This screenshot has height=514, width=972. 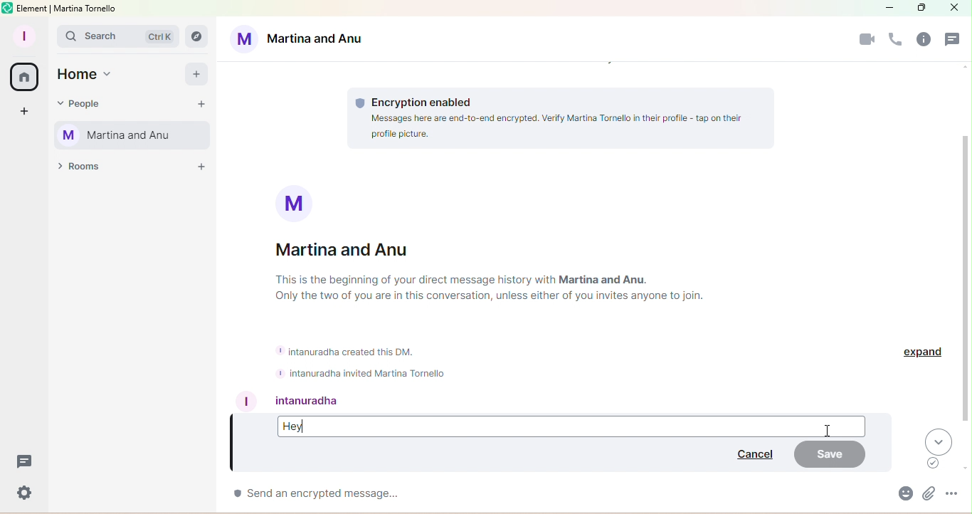 What do you see at coordinates (196, 74) in the screenshot?
I see `Add` at bounding box center [196, 74].